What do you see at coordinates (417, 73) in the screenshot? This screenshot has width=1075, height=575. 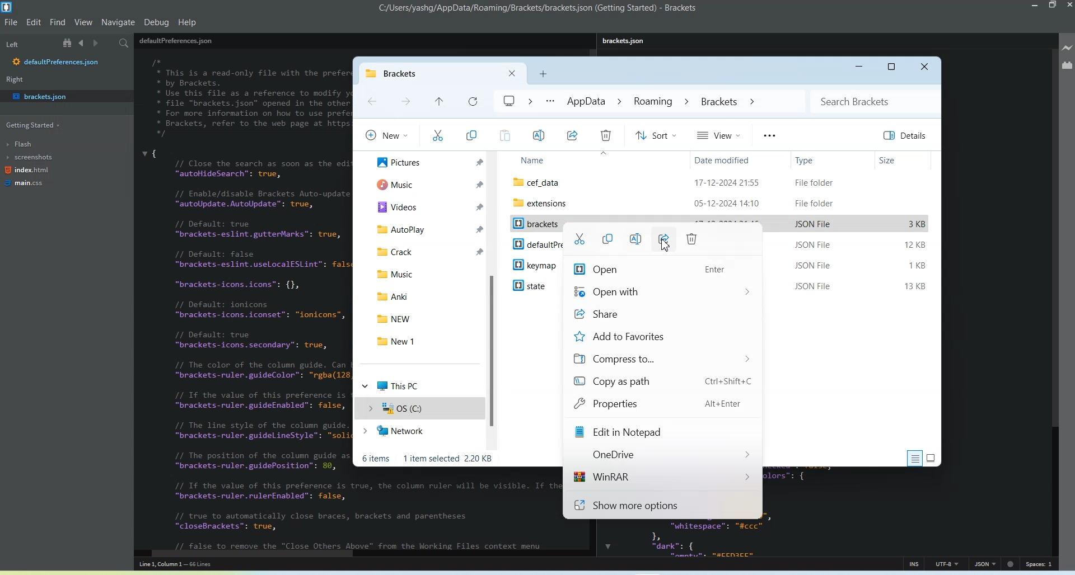 I see `New tab` at bounding box center [417, 73].